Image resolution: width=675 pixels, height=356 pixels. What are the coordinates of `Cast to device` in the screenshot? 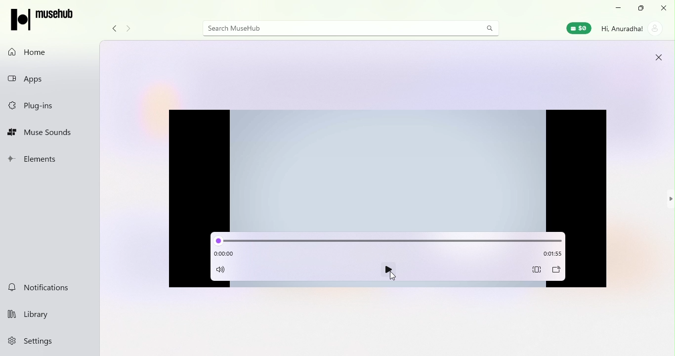 It's located at (555, 270).